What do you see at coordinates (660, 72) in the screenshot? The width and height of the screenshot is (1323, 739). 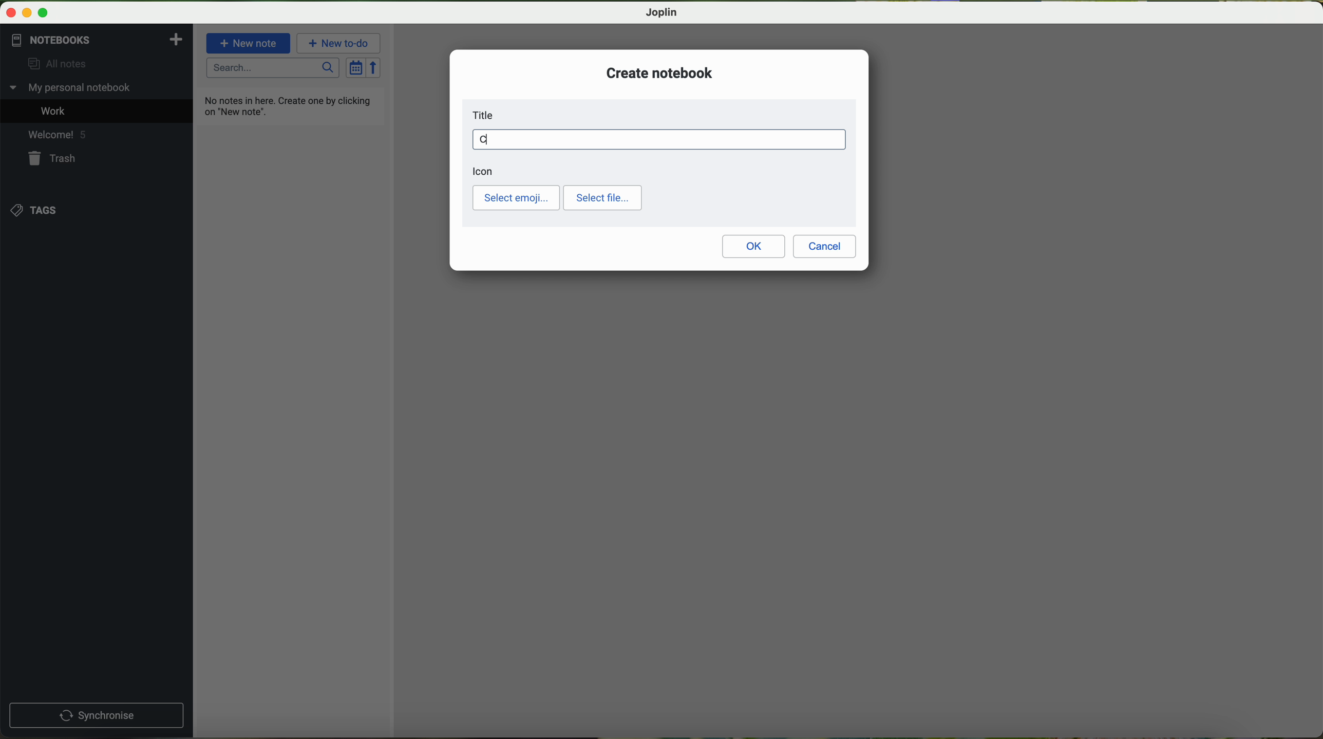 I see `create notebook` at bounding box center [660, 72].